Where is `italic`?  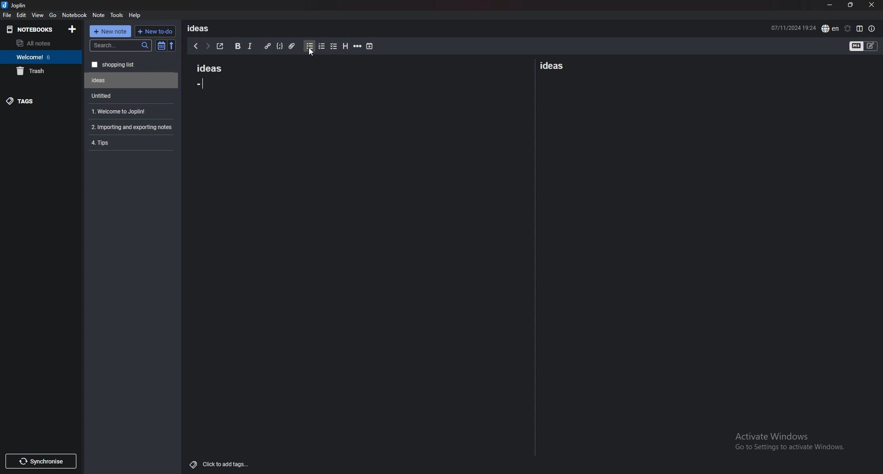
italic is located at coordinates (249, 46).